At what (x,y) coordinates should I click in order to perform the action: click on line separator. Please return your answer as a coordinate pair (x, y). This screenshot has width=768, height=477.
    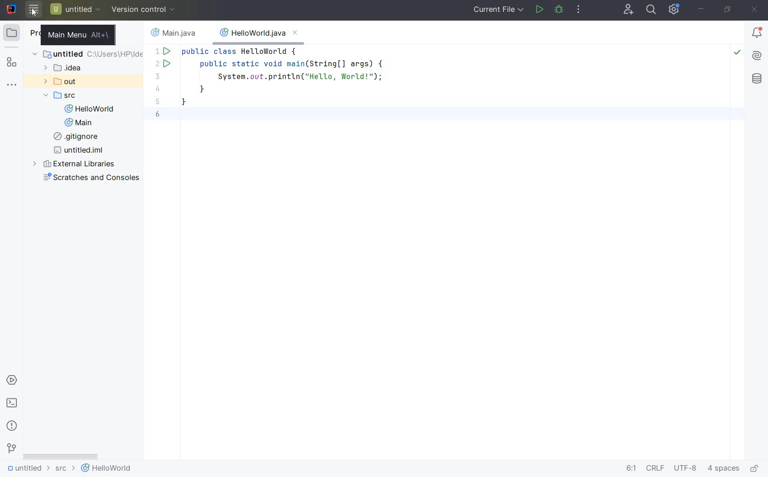
    Looking at the image, I should click on (655, 469).